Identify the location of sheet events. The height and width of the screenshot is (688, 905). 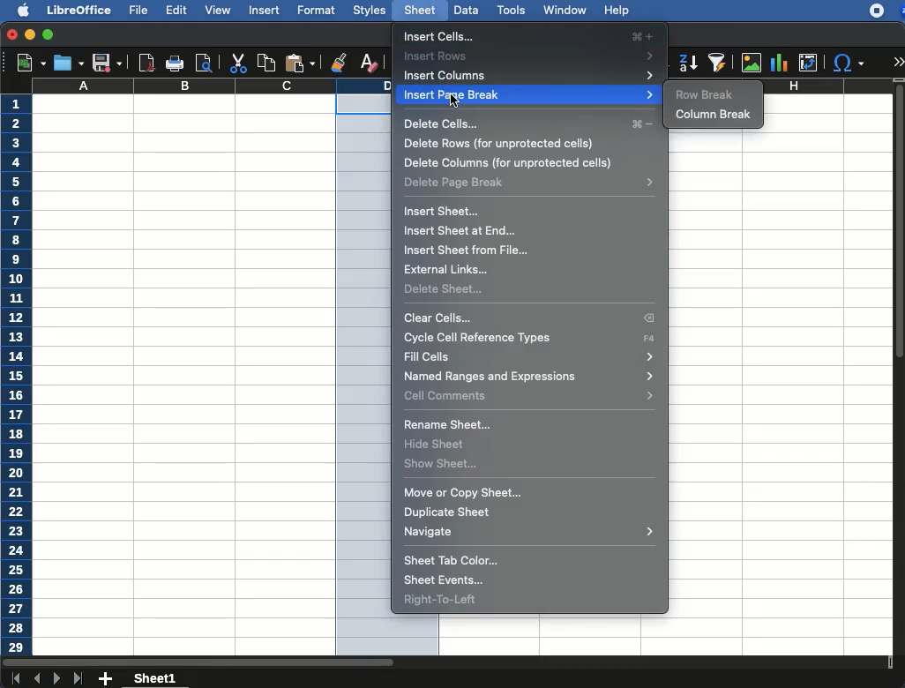
(443, 580).